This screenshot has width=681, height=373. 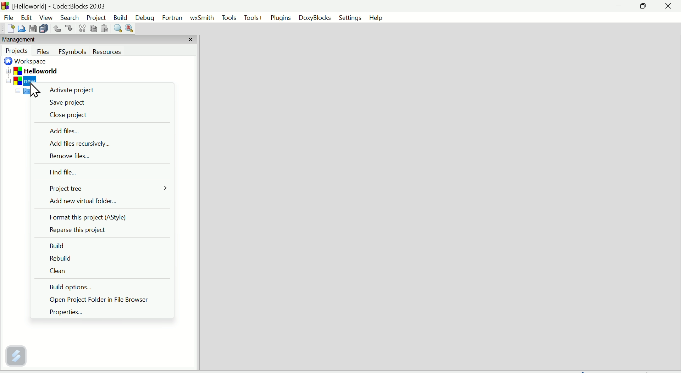 I want to click on Tools, so click(x=253, y=18).